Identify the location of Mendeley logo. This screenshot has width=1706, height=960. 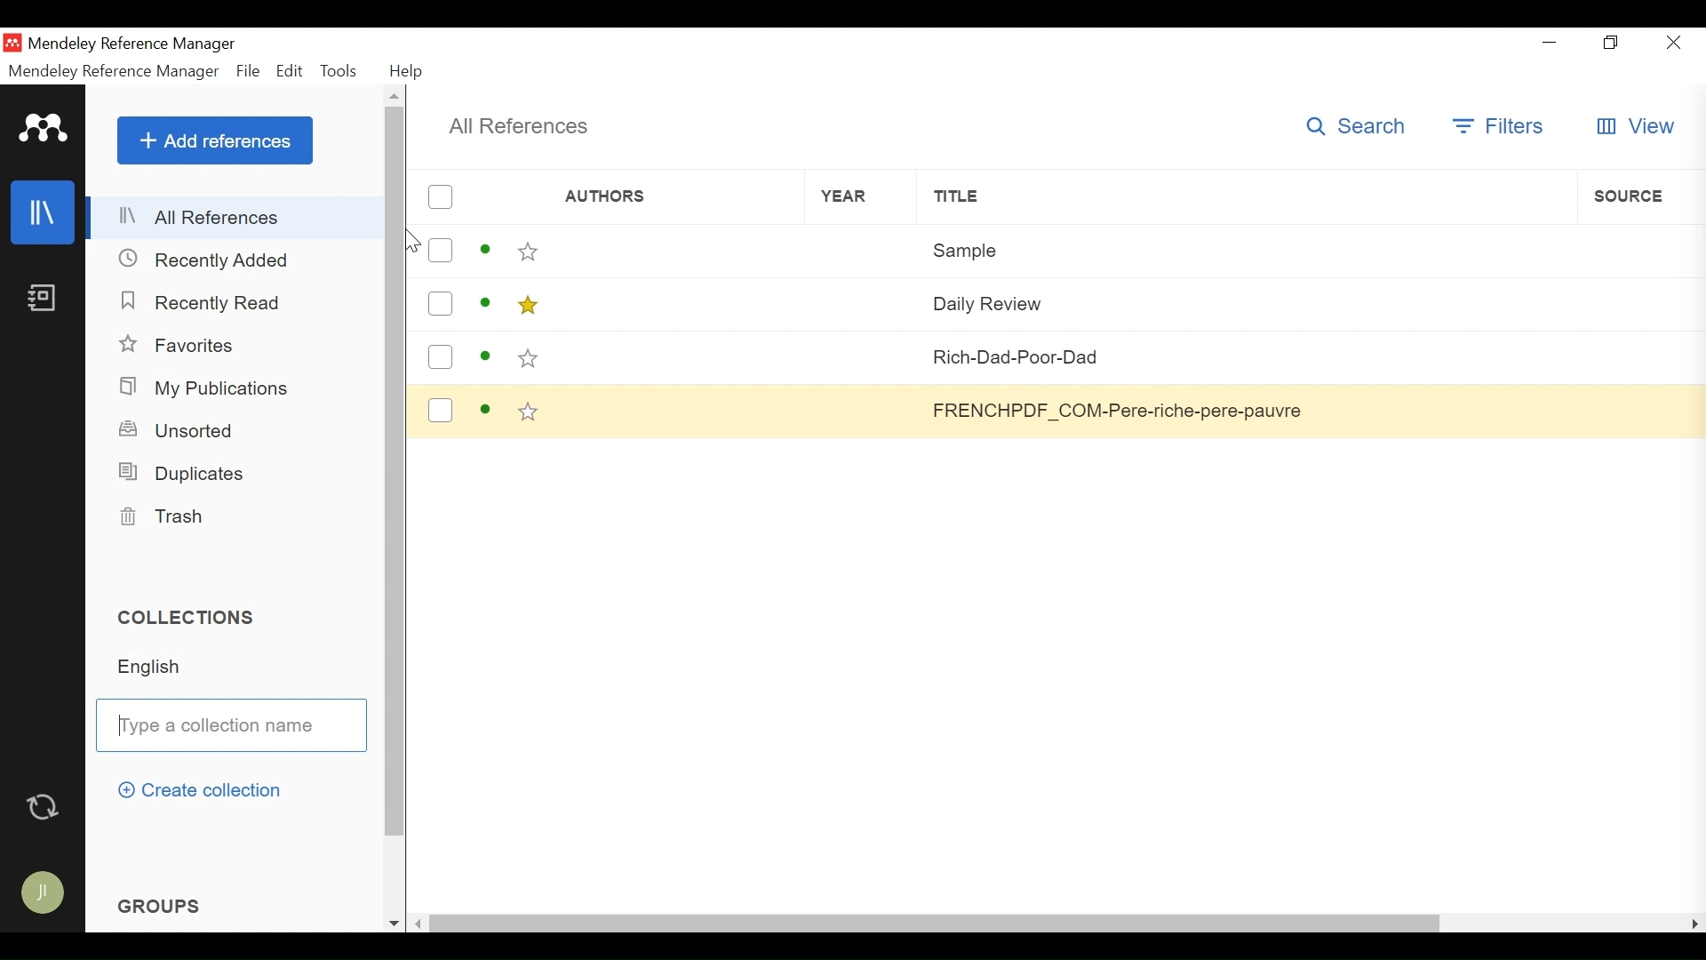
(44, 129).